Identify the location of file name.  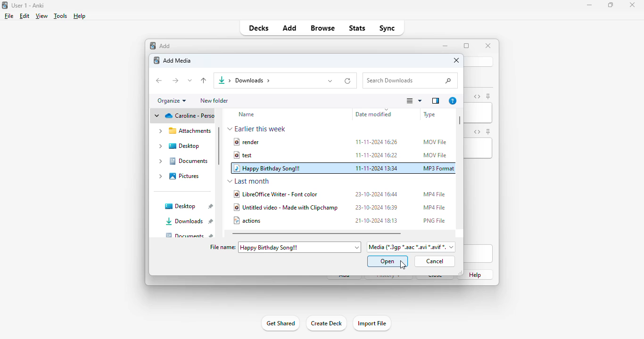
(222, 247).